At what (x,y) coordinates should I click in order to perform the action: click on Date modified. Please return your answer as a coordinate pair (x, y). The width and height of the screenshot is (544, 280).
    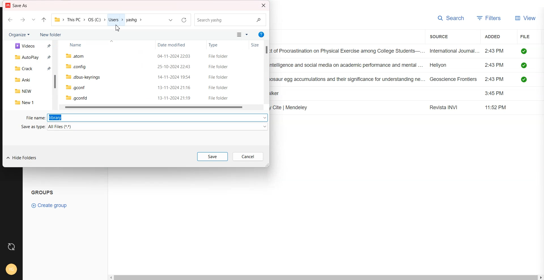
    Looking at the image, I should click on (176, 45).